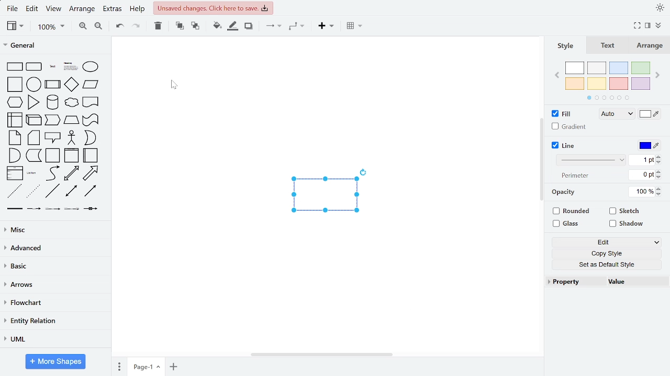 Image resolution: width=670 pixels, height=376 pixels. I want to click on fill, so click(560, 114).